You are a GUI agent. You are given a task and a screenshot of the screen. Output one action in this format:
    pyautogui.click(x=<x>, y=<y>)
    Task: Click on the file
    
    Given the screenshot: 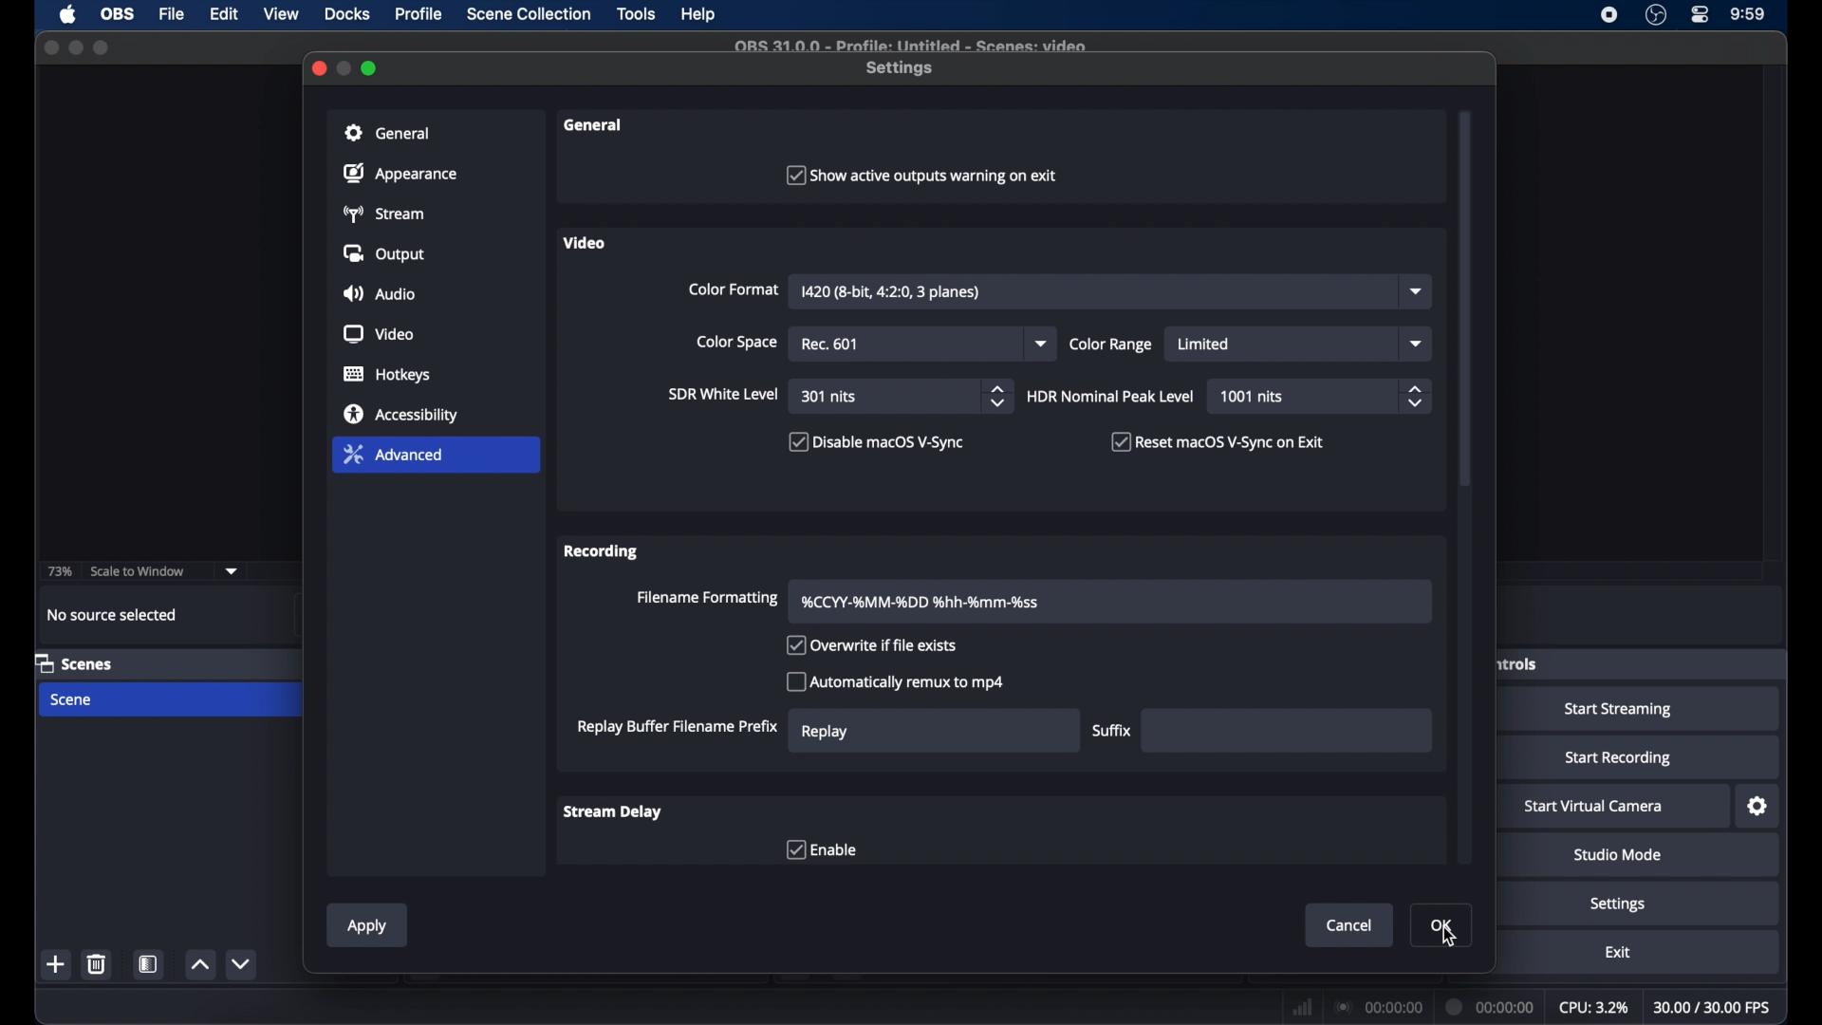 What is the action you would take?
    pyautogui.click(x=172, y=12)
    